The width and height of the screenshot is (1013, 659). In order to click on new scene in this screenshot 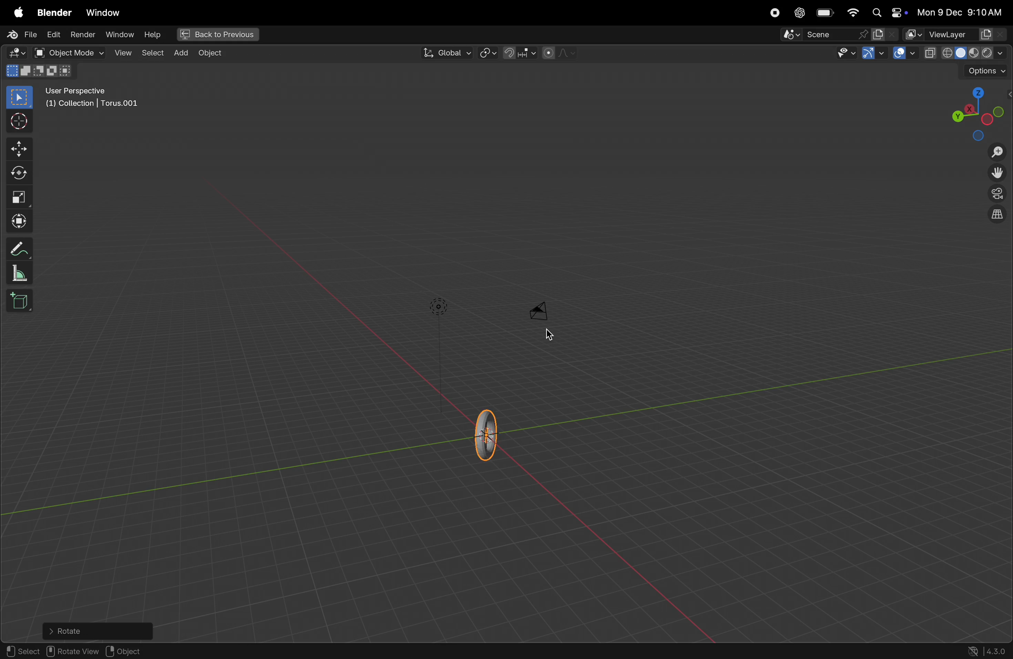, I will do `click(885, 34)`.